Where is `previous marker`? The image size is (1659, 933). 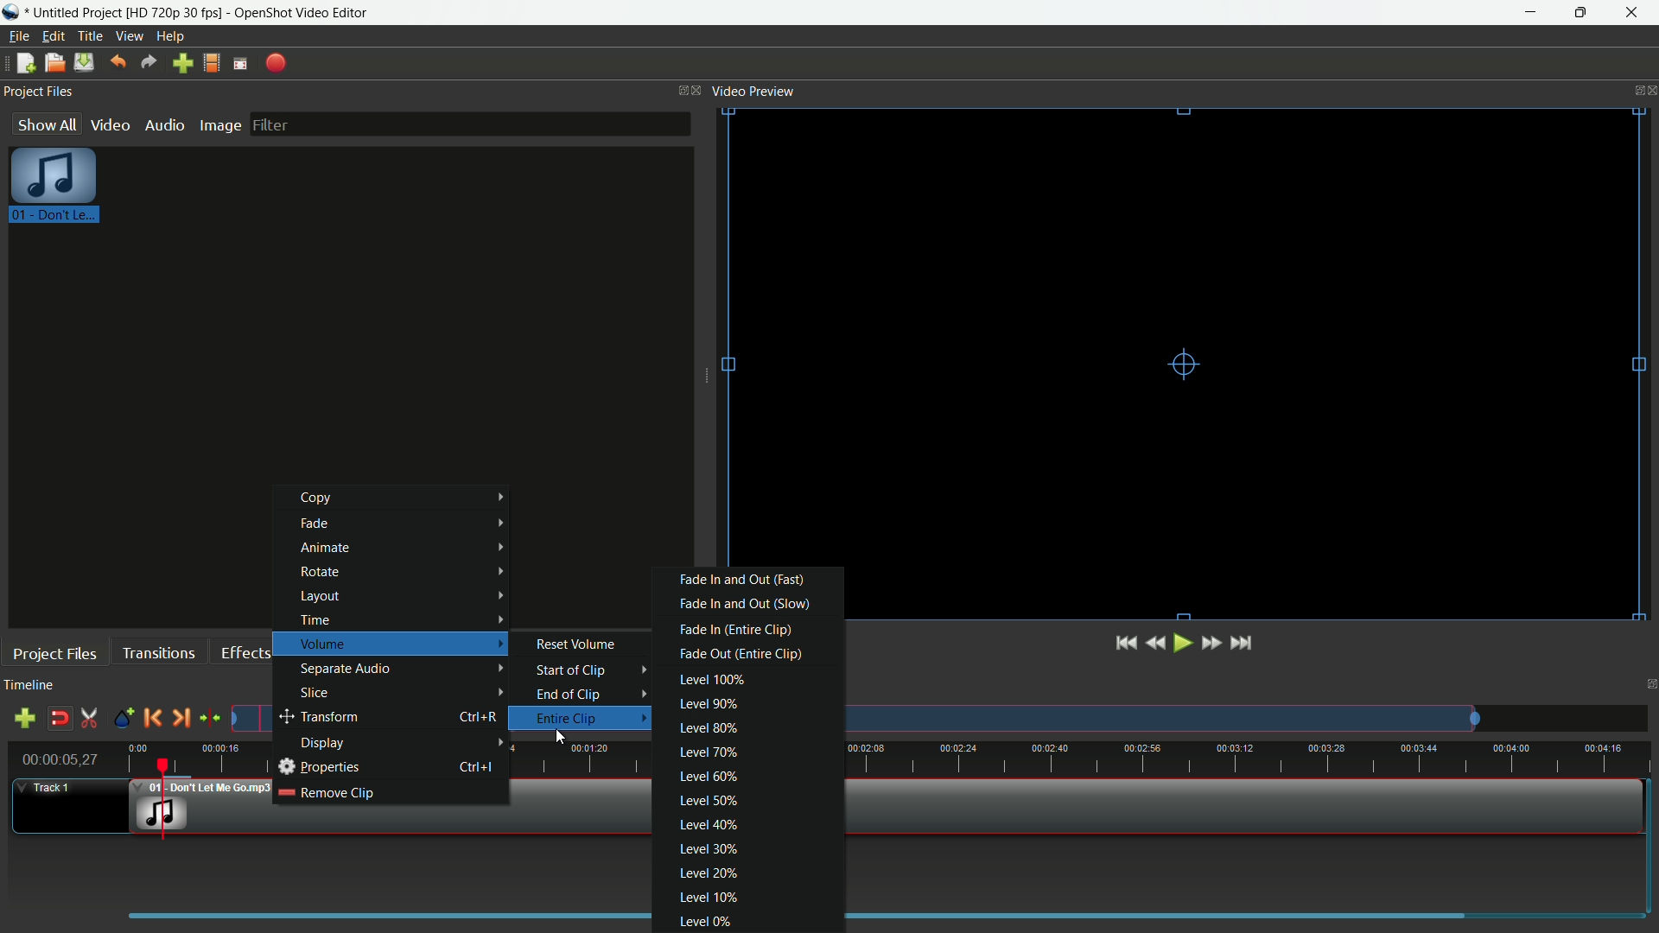 previous marker is located at coordinates (154, 718).